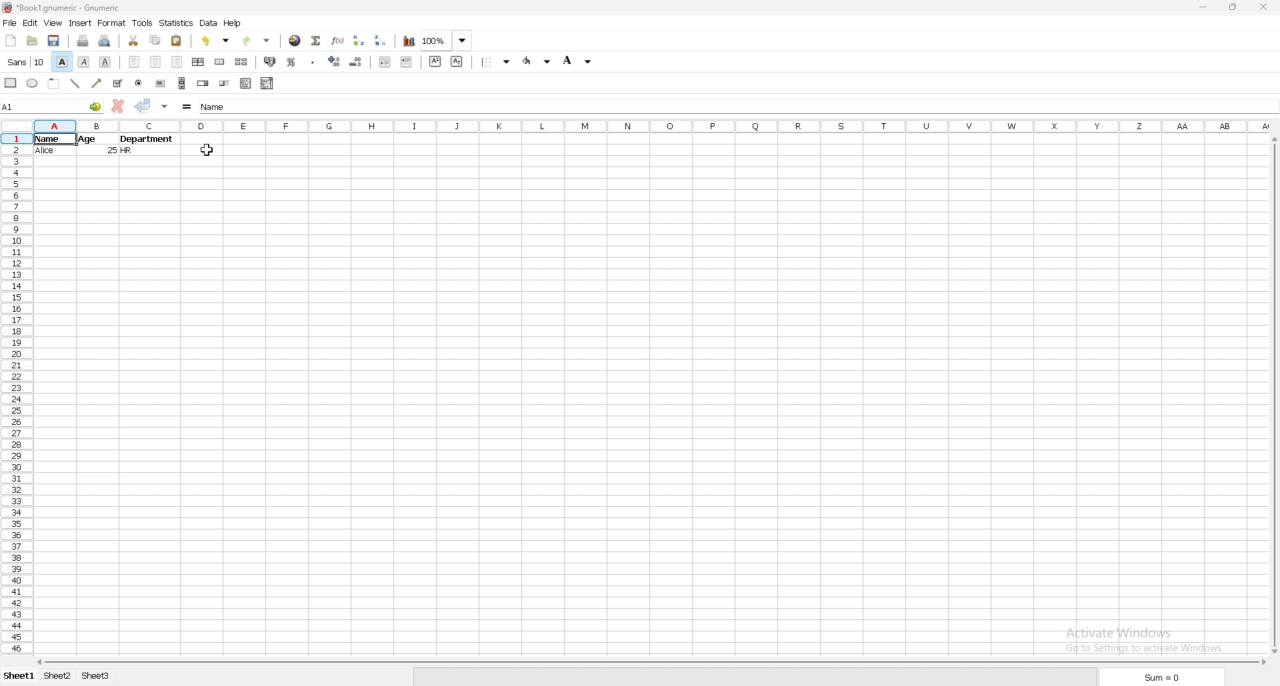 This screenshot has width=1280, height=686. Describe the element at coordinates (359, 41) in the screenshot. I see `sort ascending` at that location.